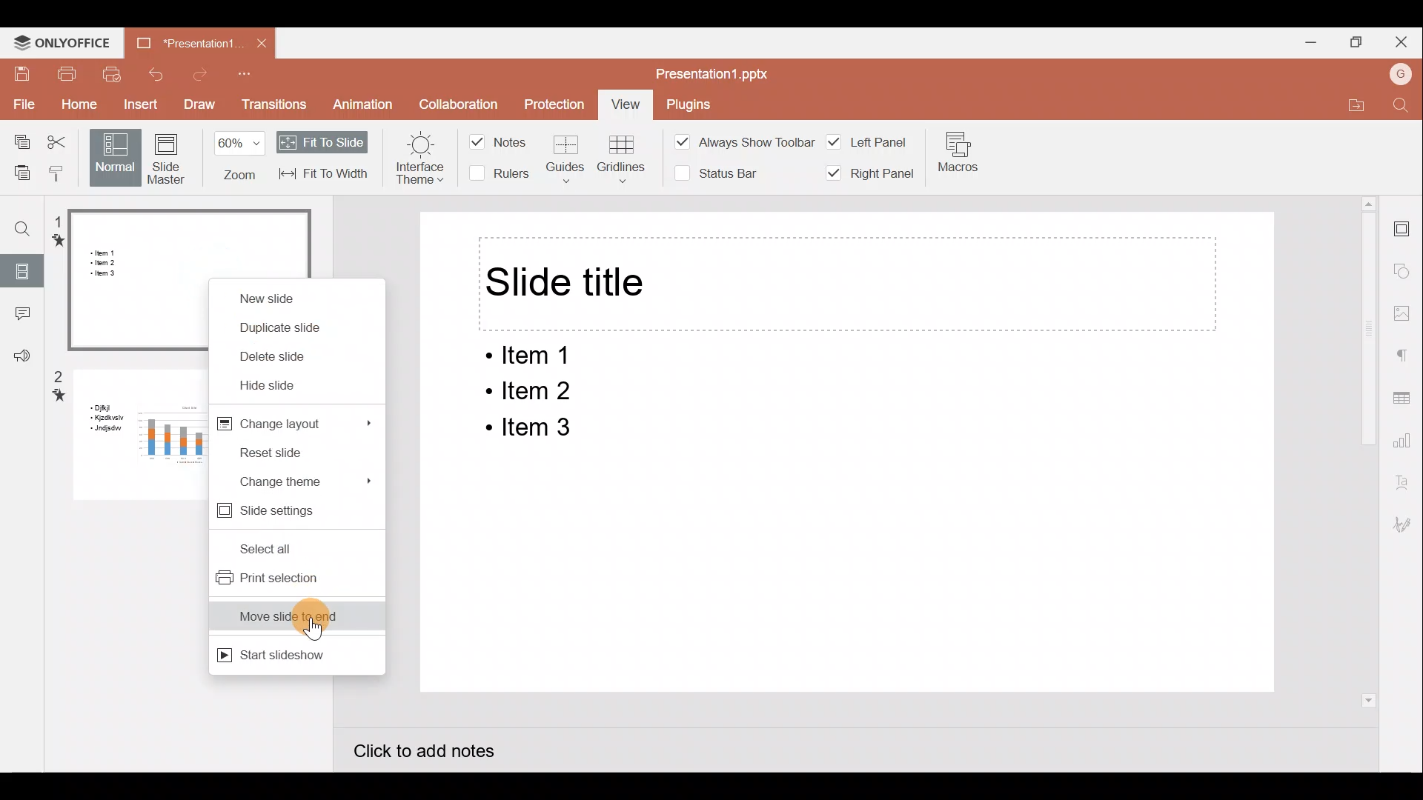  What do you see at coordinates (525, 391) in the screenshot?
I see `ltem 2` at bounding box center [525, 391].